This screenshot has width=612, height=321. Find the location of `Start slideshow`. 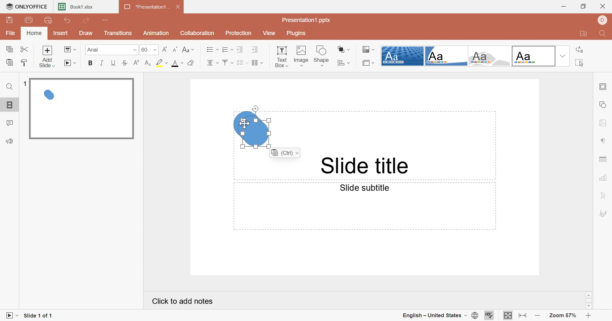

Start slideshow is located at coordinates (71, 63).